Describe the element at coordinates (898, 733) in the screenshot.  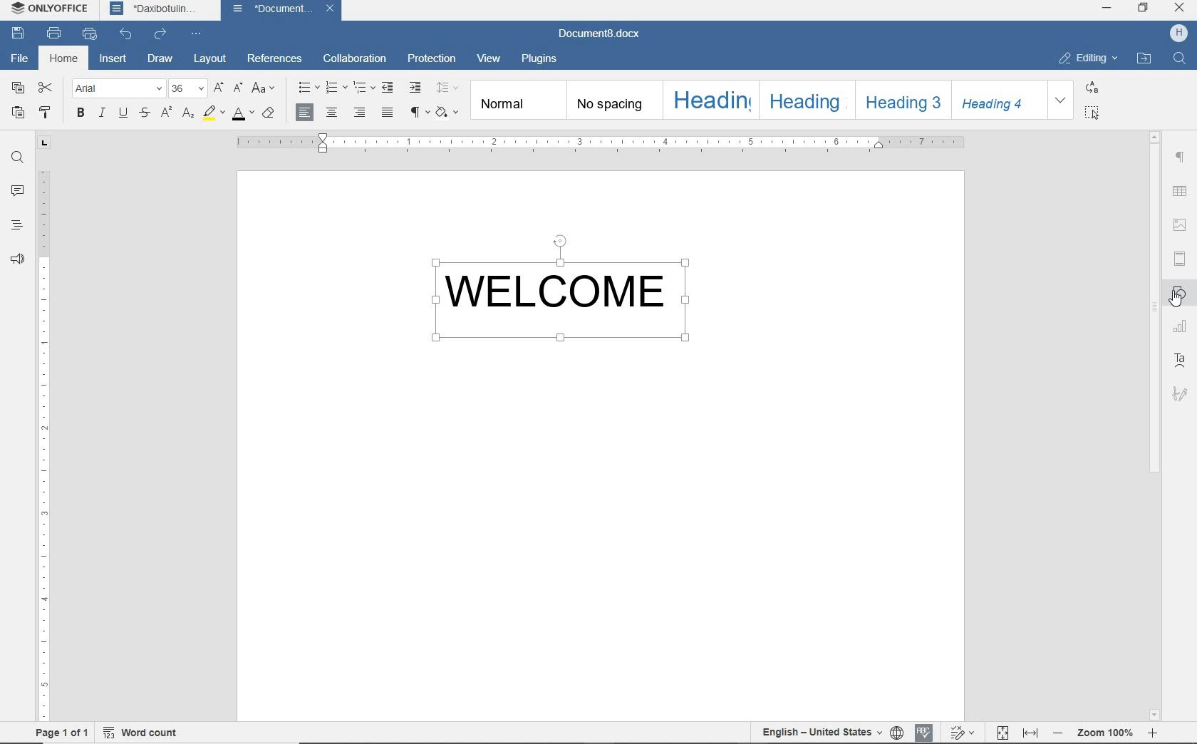
I see `SET DOCUMENT LANGUAGE` at that location.